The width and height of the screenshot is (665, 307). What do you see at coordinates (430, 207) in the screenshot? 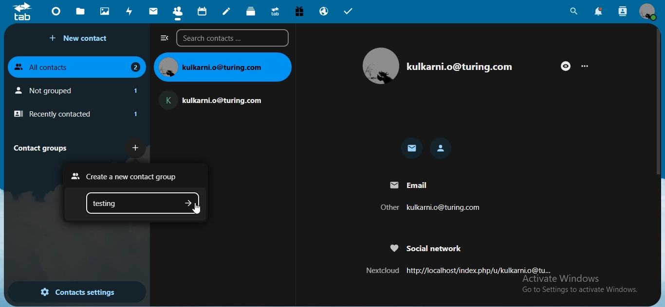
I see `Other  kulkarni.o@turing.com` at bounding box center [430, 207].